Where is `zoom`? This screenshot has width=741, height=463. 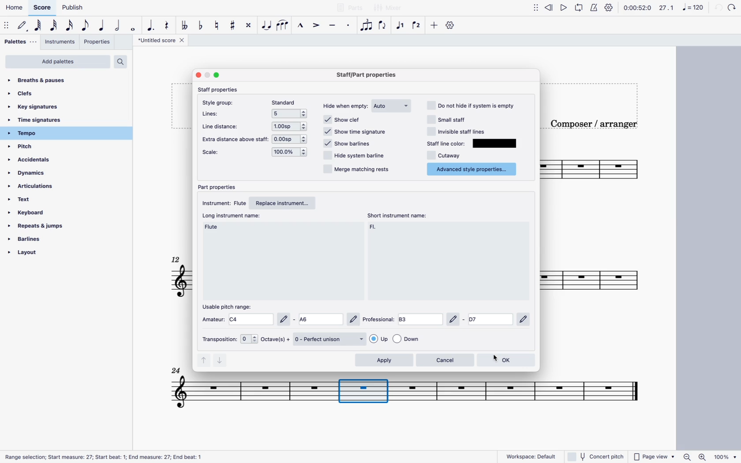
zoom is located at coordinates (709, 456).